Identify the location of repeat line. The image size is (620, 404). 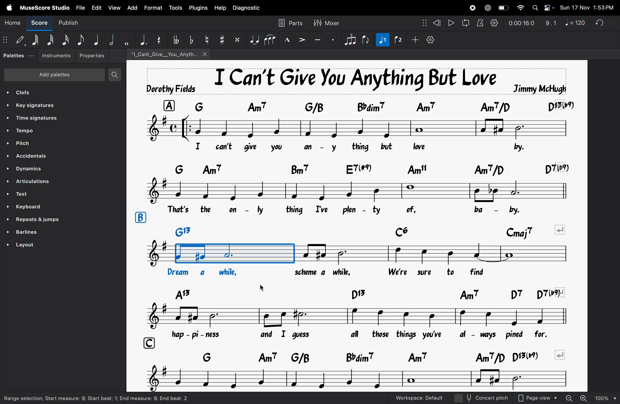
(35, 219).